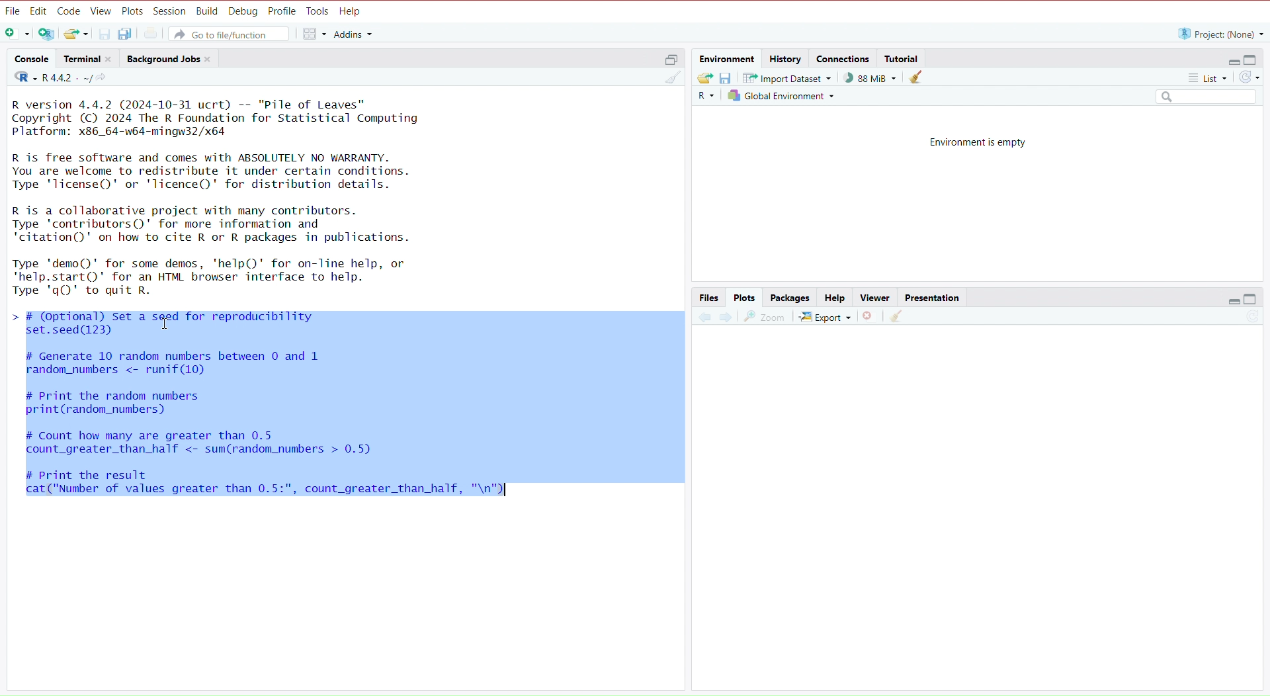 This screenshot has width=1270, height=696. Describe the element at coordinates (19, 34) in the screenshot. I see `Open new file` at that location.